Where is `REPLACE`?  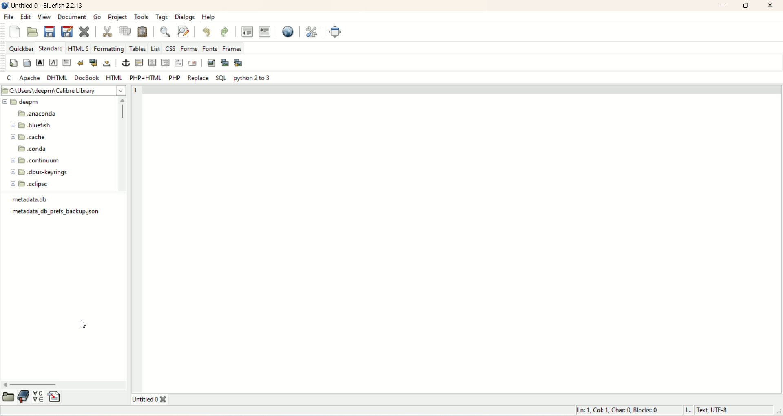 REPLACE is located at coordinates (198, 79).